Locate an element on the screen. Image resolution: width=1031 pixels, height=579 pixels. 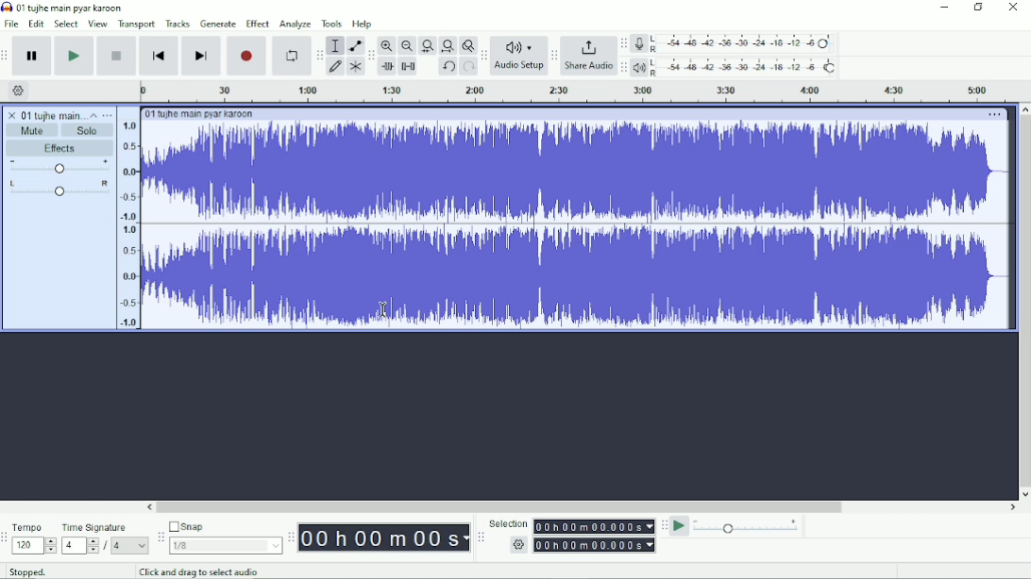
Selection is located at coordinates (570, 535).